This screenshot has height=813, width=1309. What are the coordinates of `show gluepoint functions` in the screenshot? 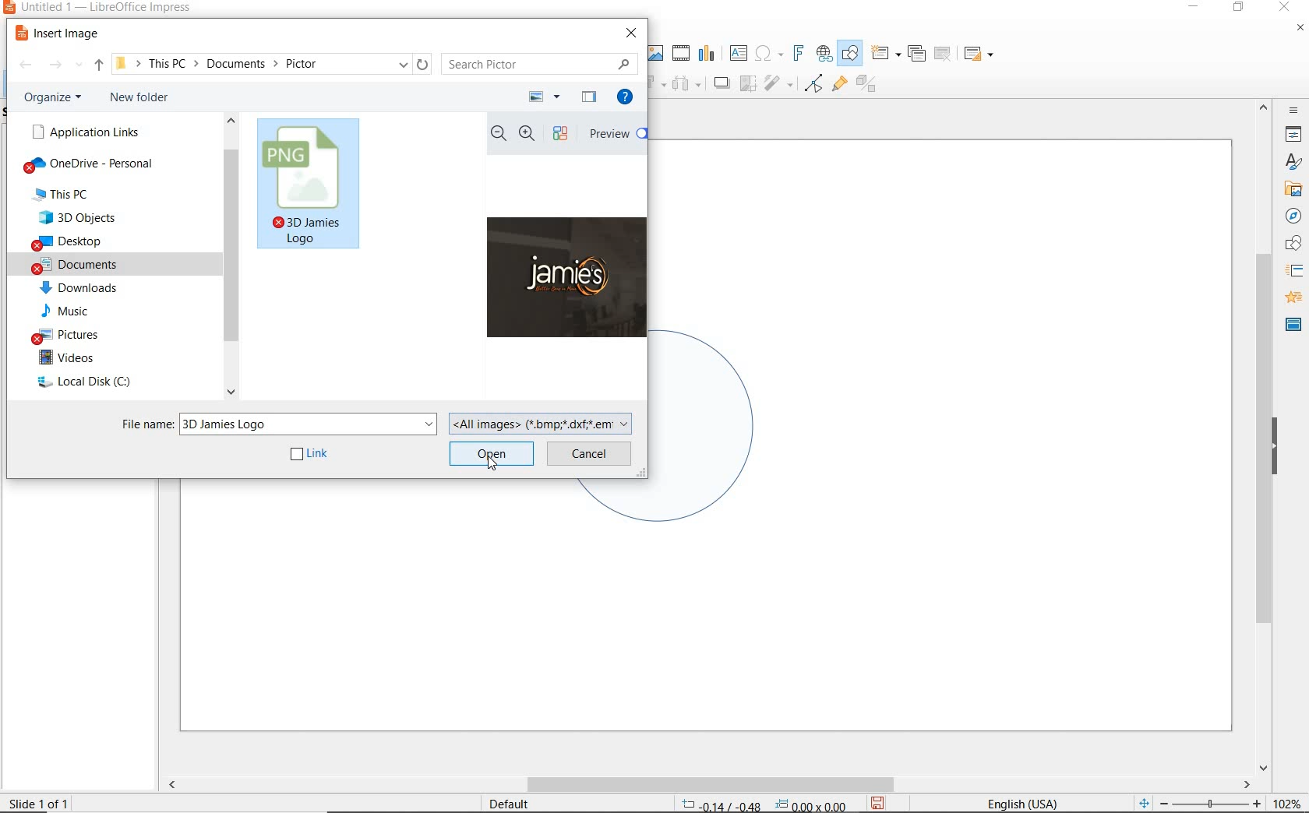 It's located at (836, 85).